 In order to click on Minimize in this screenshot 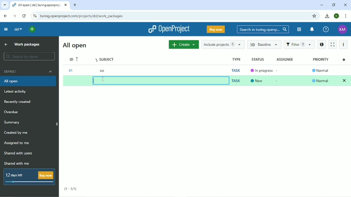, I will do `click(322, 5)`.